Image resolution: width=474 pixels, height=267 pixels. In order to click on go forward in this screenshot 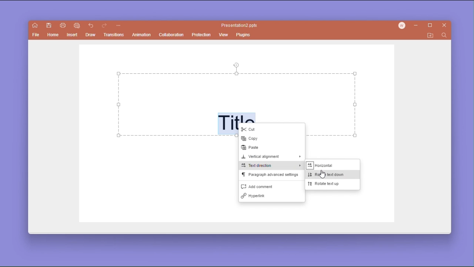, I will do `click(104, 26)`.